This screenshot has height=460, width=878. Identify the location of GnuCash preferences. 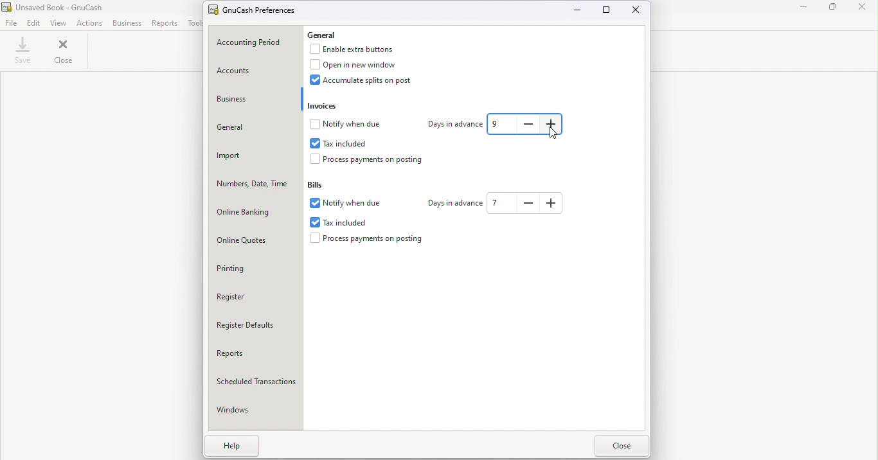
(255, 10).